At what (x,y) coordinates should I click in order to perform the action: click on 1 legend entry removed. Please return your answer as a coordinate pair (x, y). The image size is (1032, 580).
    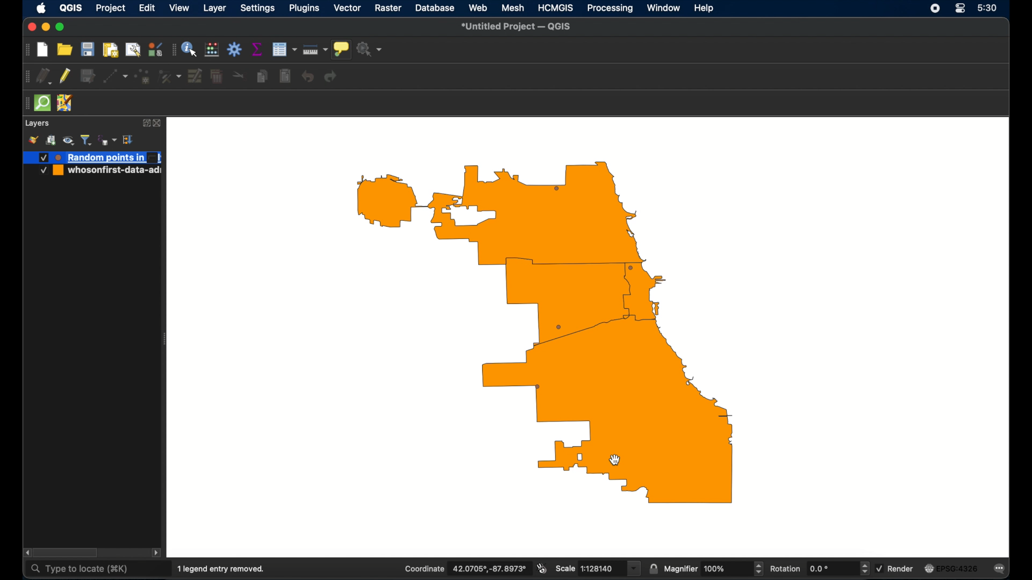
    Looking at the image, I should click on (221, 569).